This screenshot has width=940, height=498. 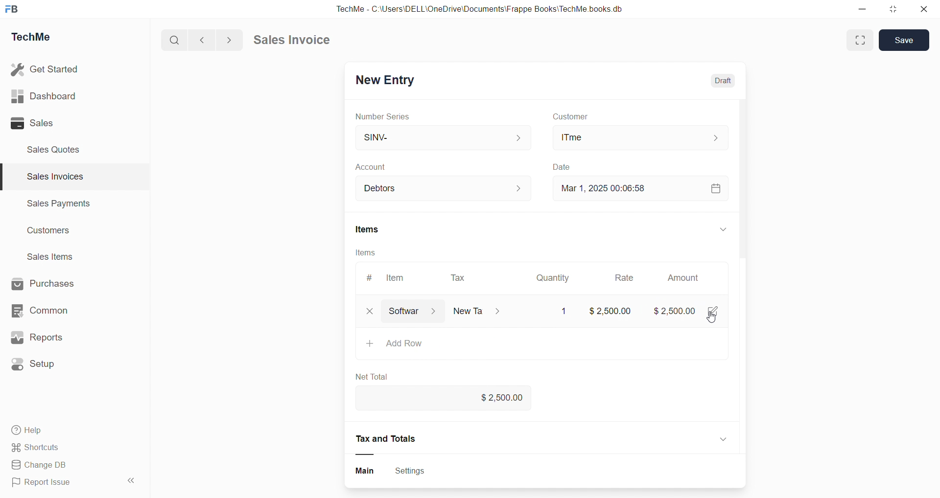 What do you see at coordinates (722, 227) in the screenshot?
I see `doopdown` at bounding box center [722, 227].